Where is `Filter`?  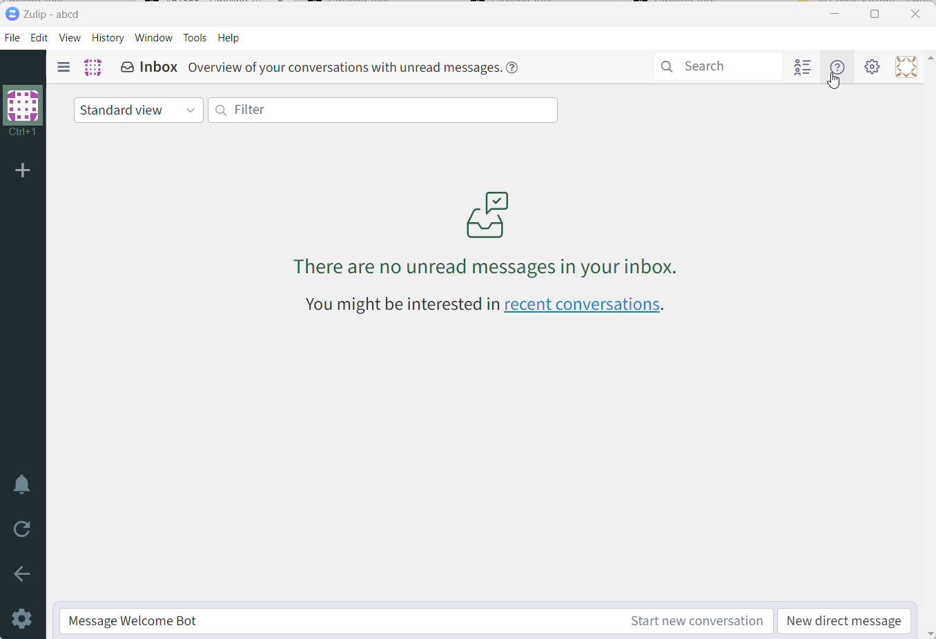
Filter is located at coordinates (384, 110).